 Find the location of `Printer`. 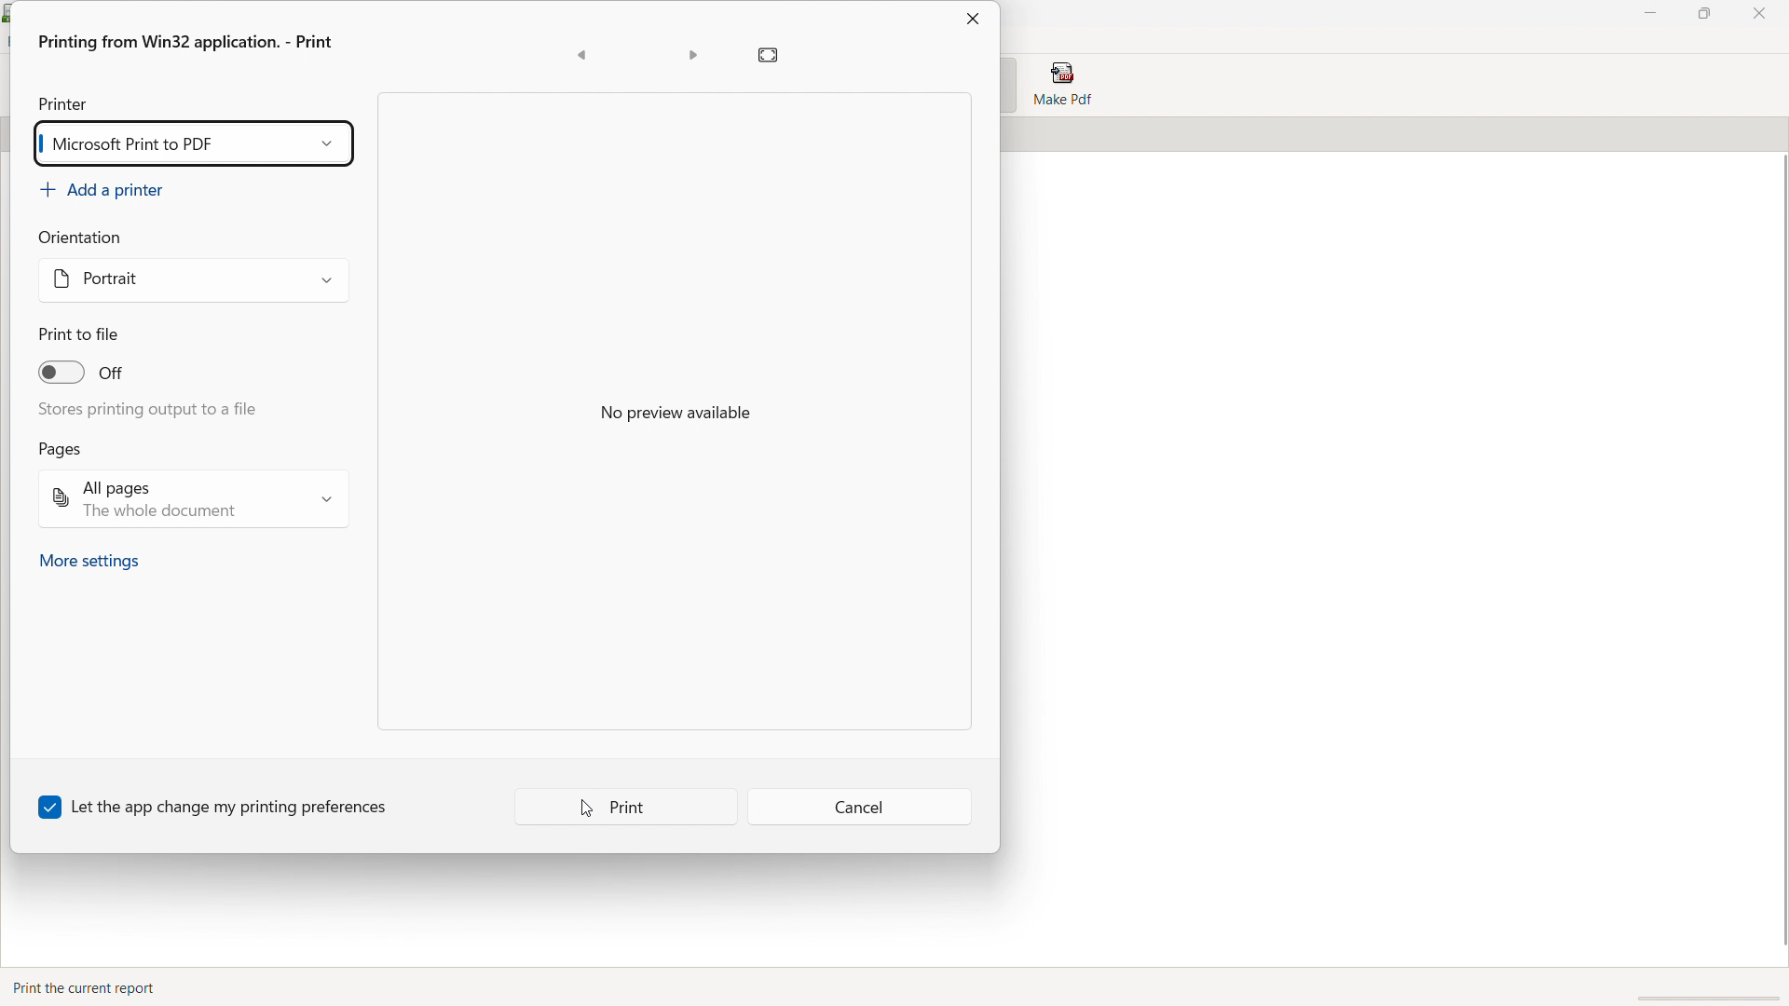

Printer is located at coordinates (62, 102).